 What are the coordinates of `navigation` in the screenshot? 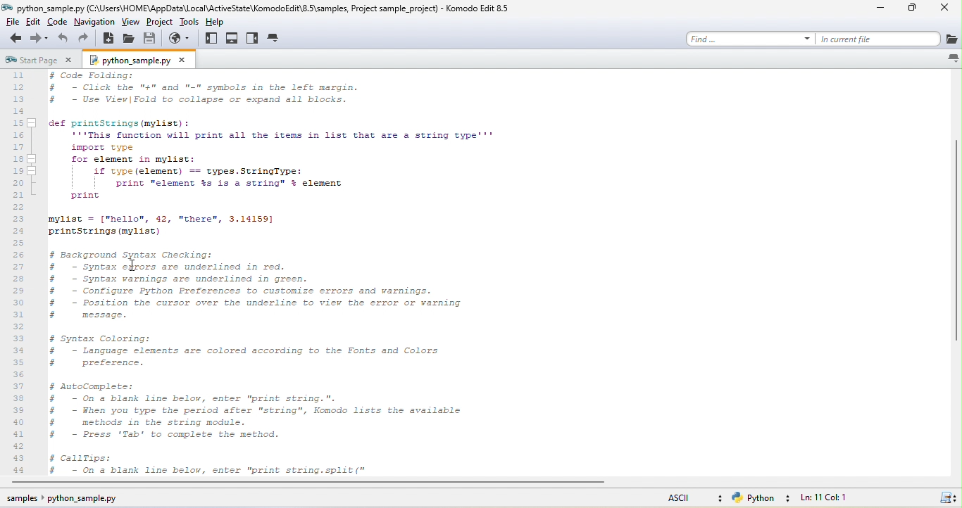 It's located at (93, 25).